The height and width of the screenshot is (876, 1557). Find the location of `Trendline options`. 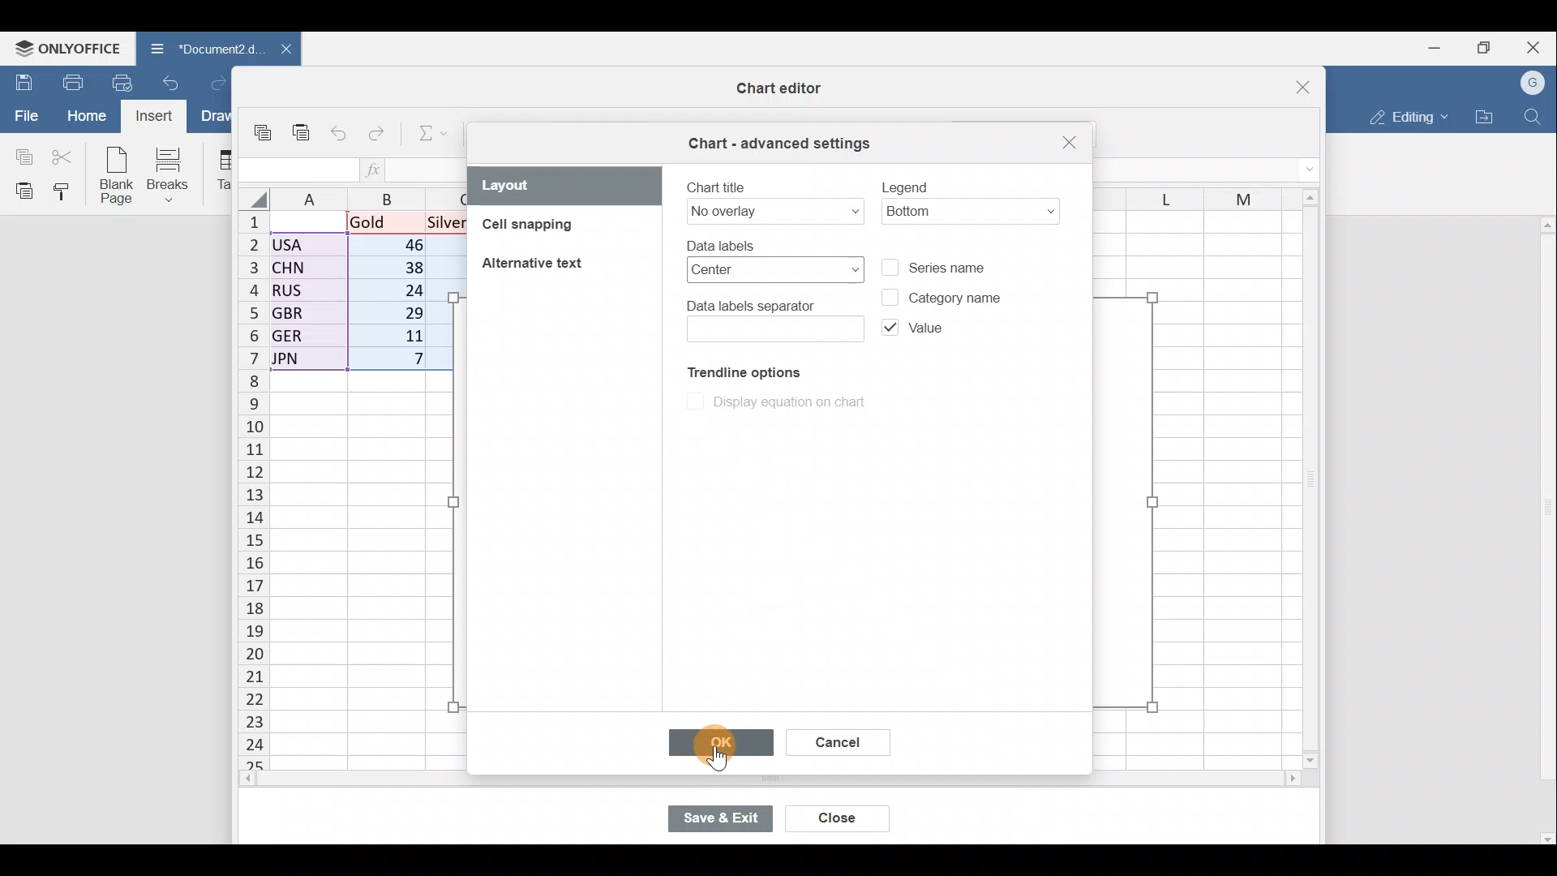

Trendline options is located at coordinates (736, 369).